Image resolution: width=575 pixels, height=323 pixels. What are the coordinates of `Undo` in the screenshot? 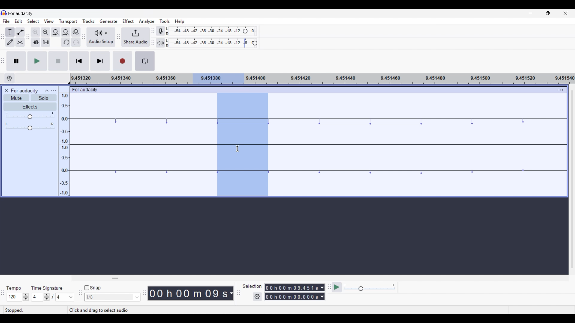 It's located at (66, 42).